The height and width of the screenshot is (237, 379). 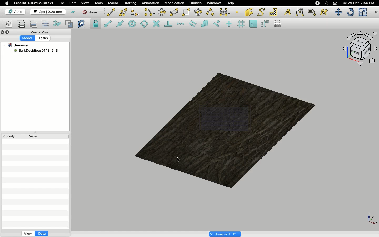 What do you see at coordinates (174, 13) in the screenshot?
I see `Ellipse` at bounding box center [174, 13].